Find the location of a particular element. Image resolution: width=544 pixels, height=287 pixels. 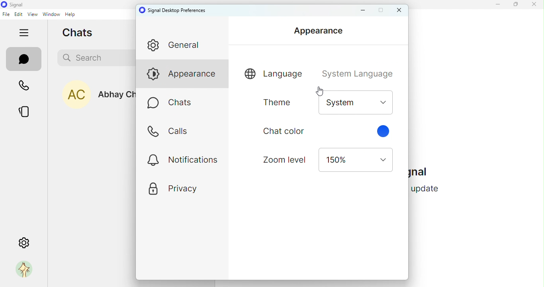

maximize is located at coordinates (381, 10).